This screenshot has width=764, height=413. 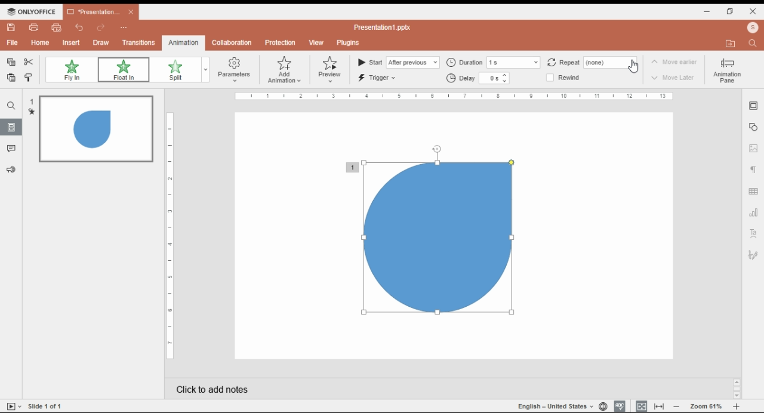 I want to click on copy, so click(x=11, y=63).